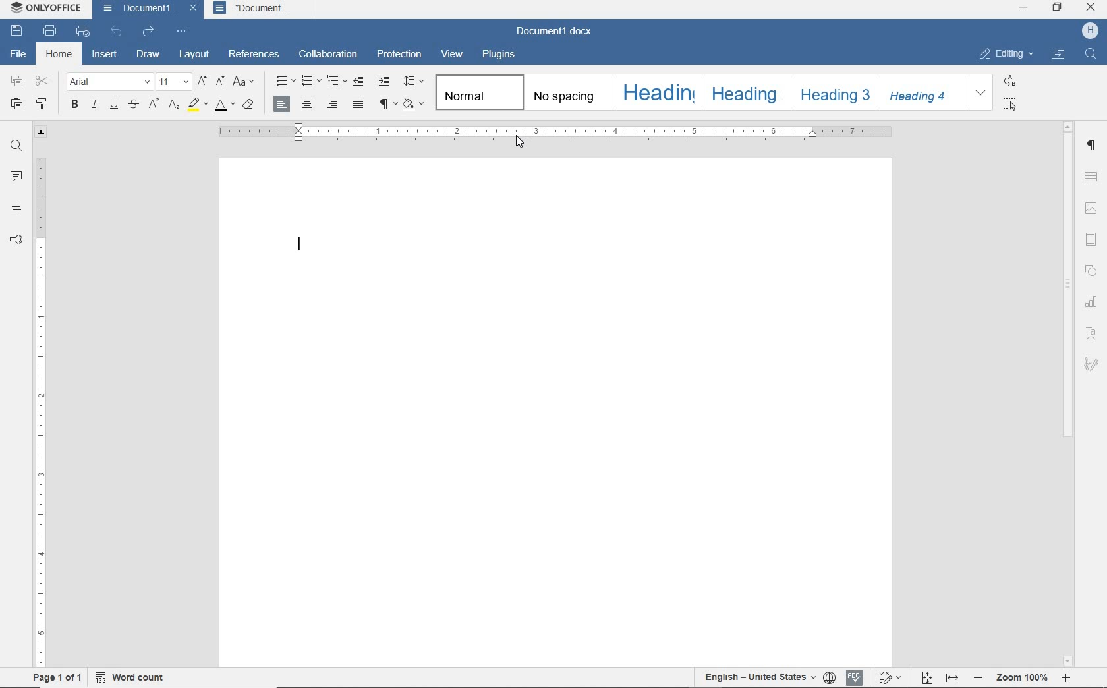 This screenshot has width=1107, height=688. Describe the element at coordinates (312, 82) in the screenshot. I see `NUMBERING` at that location.